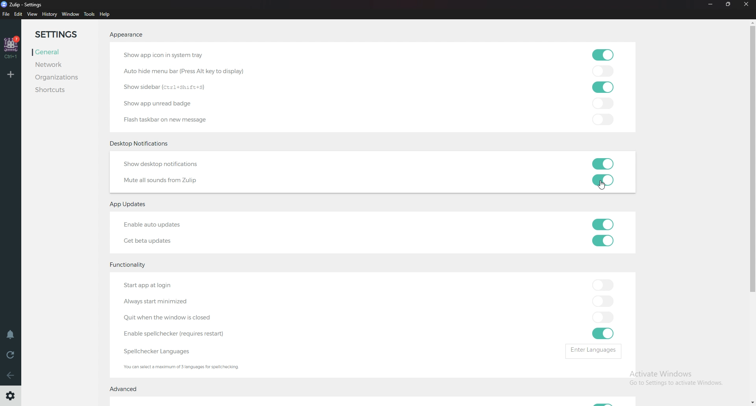 The image size is (756, 406). I want to click on autohide menu bar, so click(188, 70).